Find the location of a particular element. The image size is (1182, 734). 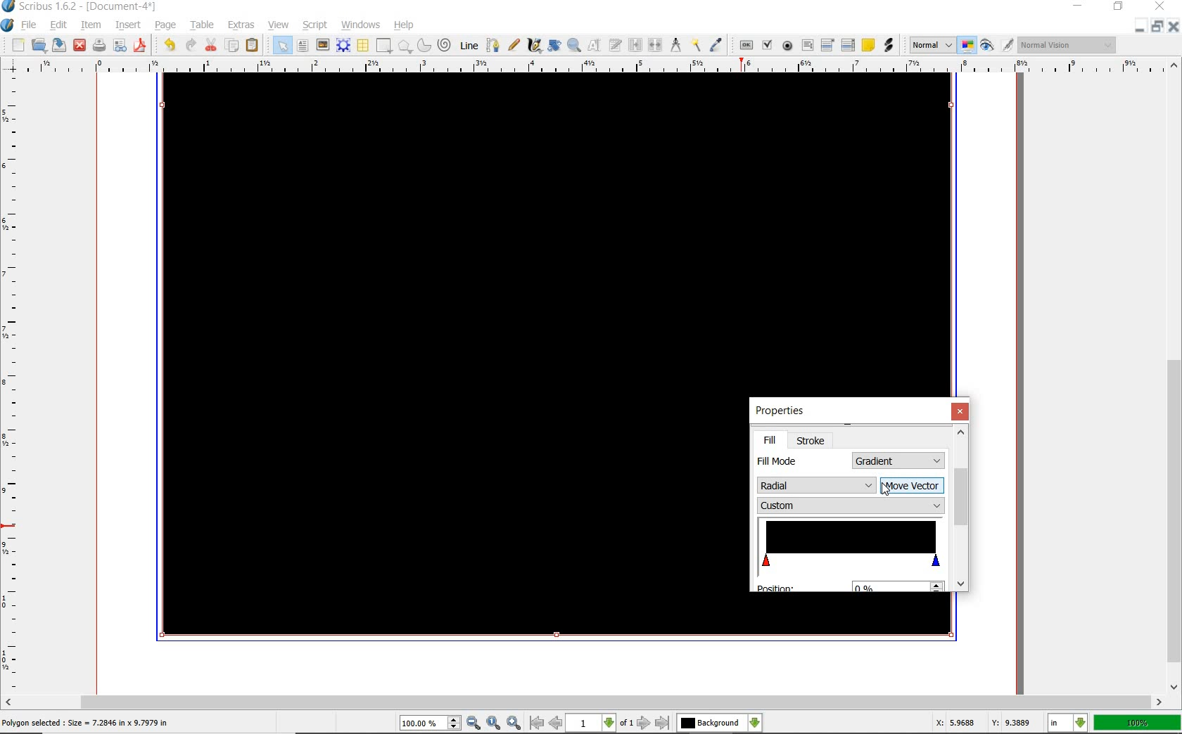

toggle color management is located at coordinates (968, 46).